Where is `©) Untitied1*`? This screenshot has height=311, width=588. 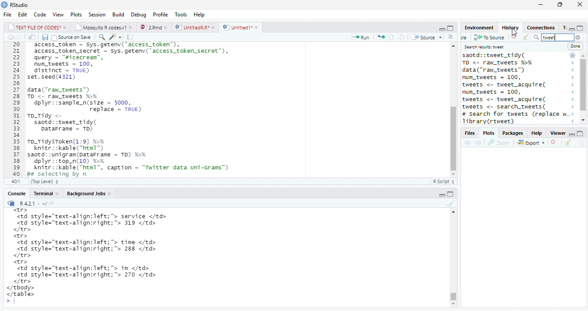 ©) Untitied1* is located at coordinates (243, 28).